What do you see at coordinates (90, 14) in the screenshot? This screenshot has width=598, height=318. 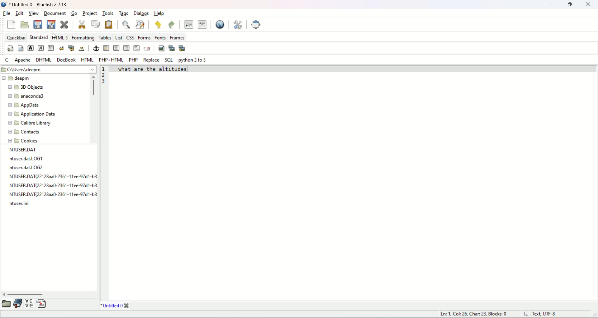 I see `project` at bounding box center [90, 14].